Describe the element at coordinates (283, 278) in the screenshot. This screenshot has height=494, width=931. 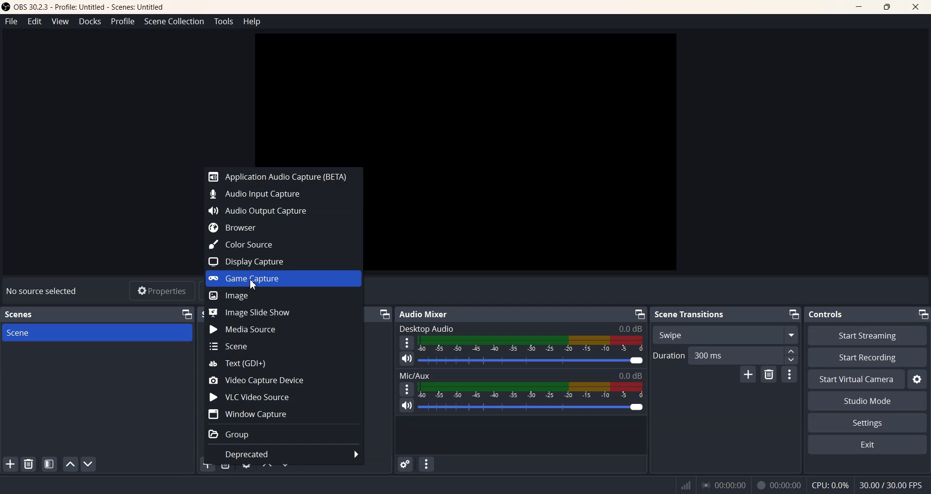
I see `Game Capture` at that location.